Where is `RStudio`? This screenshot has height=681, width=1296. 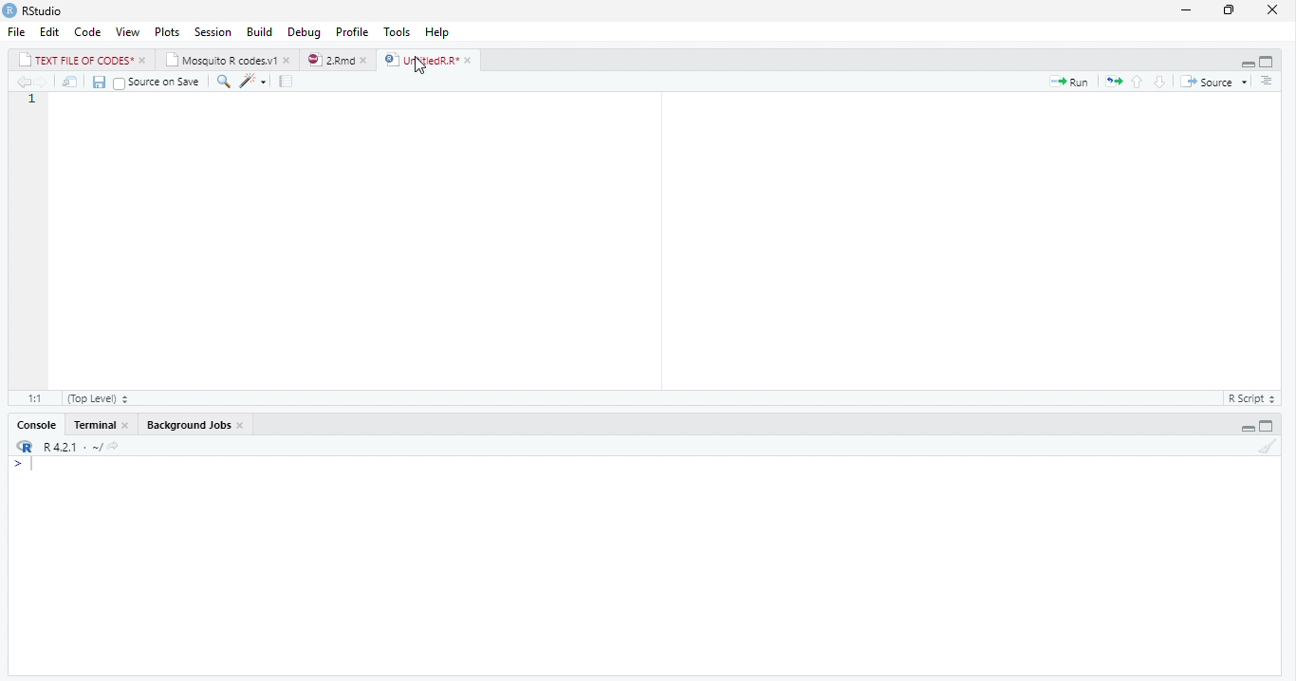
RStudio is located at coordinates (34, 10).